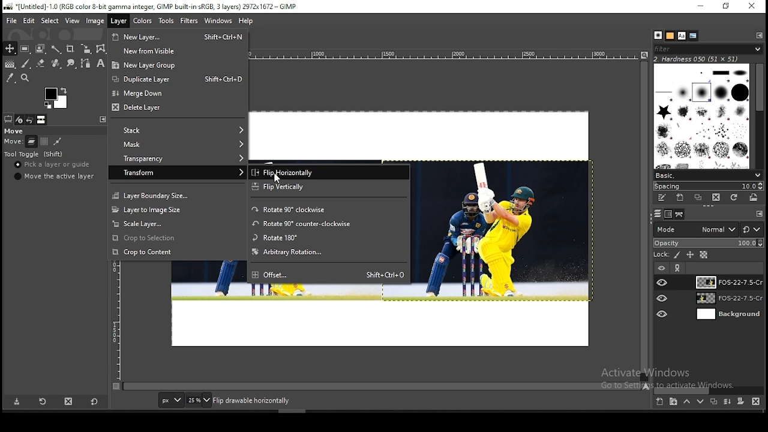  What do you see at coordinates (292, 401) in the screenshot?
I see `text` at bounding box center [292, 401].